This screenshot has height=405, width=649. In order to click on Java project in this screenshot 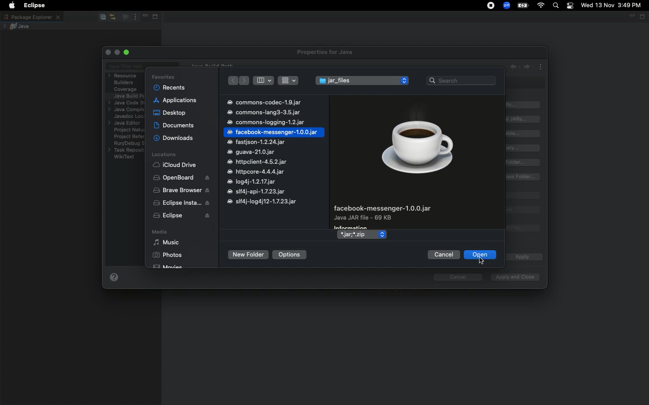, I will do `click(18, 26)`.